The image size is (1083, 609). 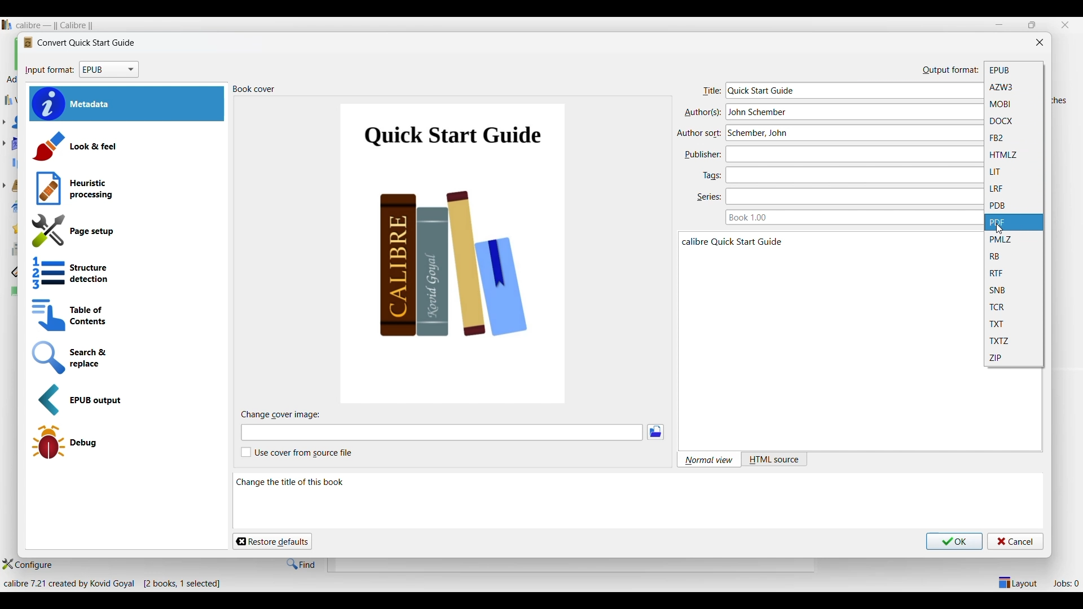 I want to click on Type in author, so click(x=827, y=133).